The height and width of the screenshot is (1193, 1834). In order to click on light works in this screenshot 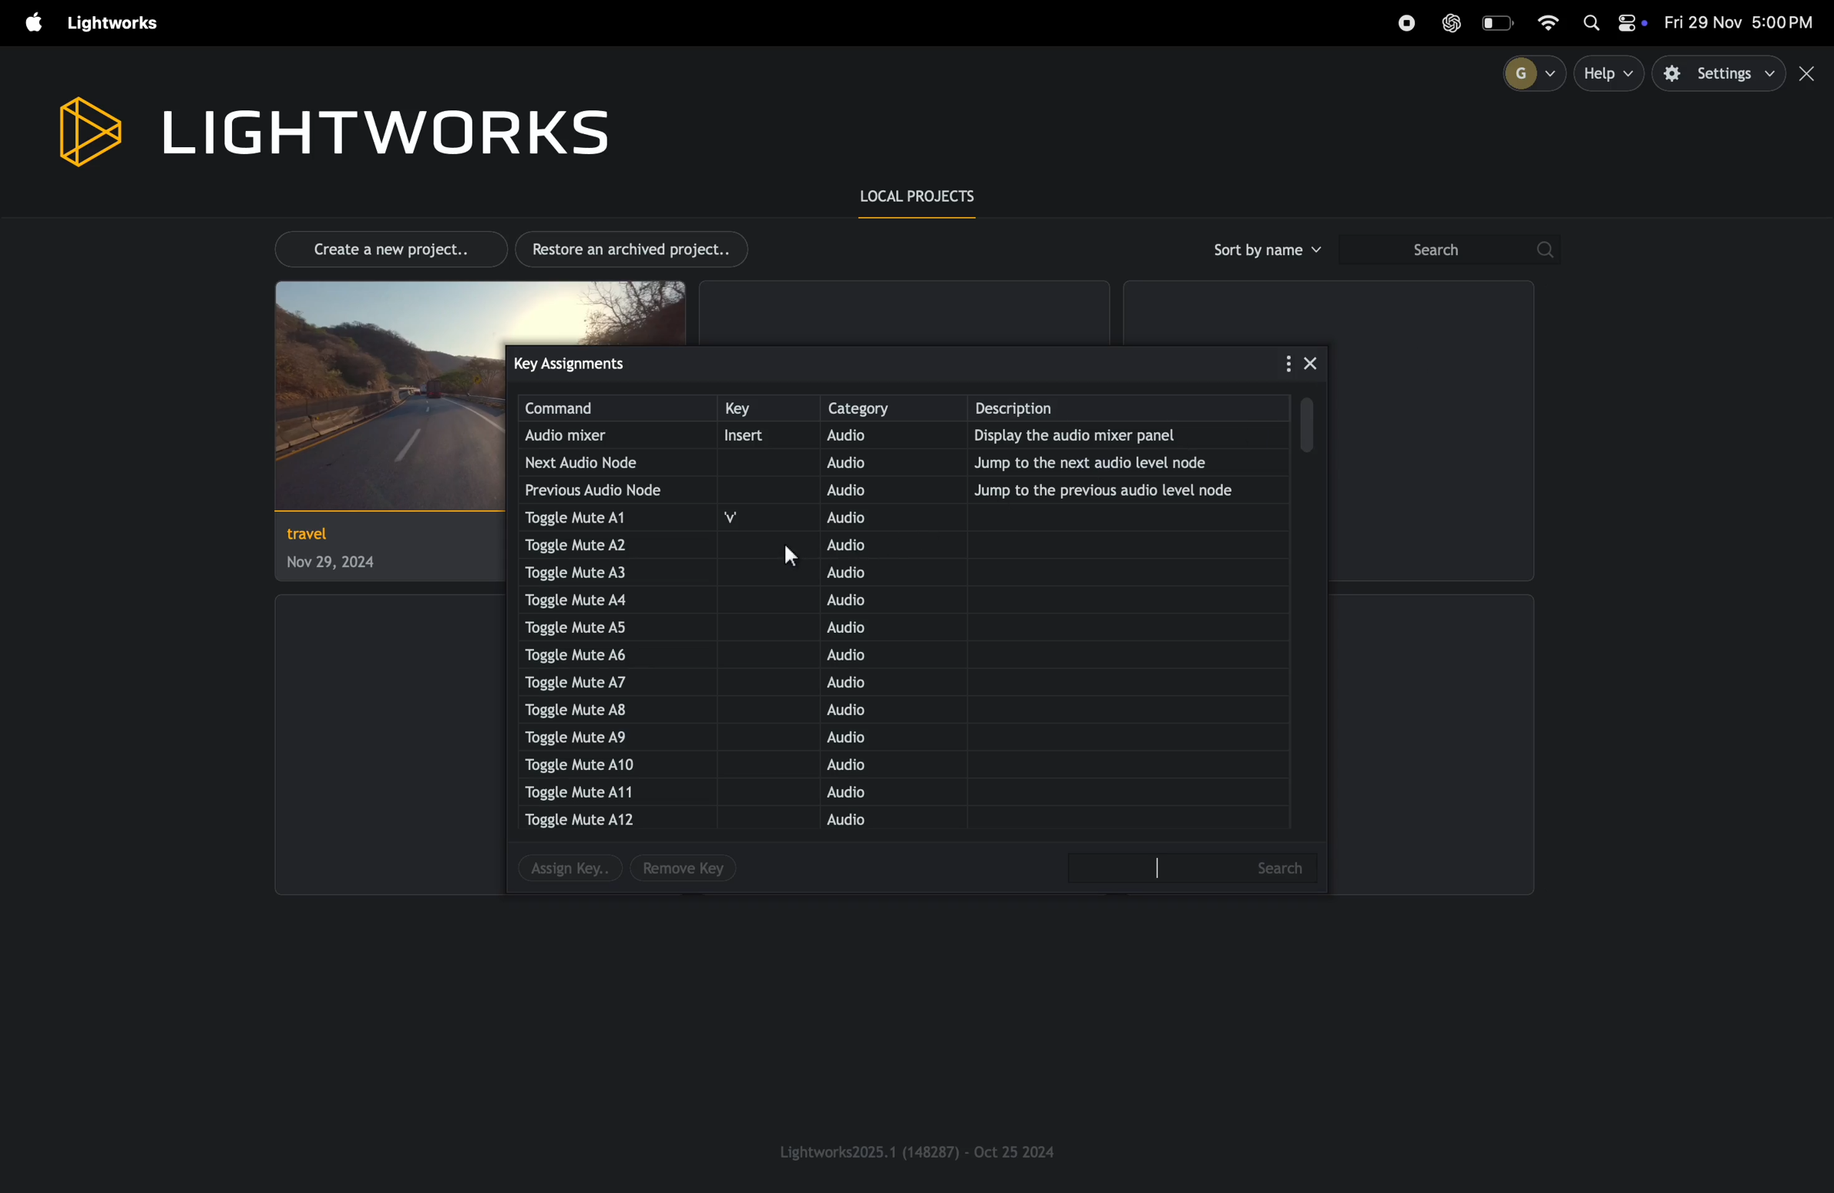, I will do `click(331, 128)`.